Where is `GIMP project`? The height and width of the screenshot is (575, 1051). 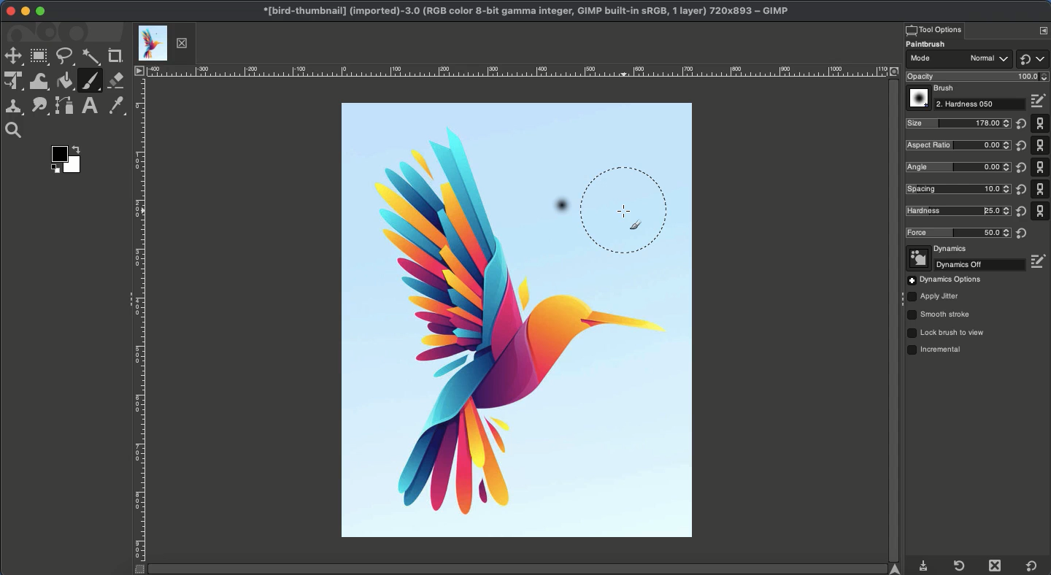
GIMP project is located at coordinates (525, 11).